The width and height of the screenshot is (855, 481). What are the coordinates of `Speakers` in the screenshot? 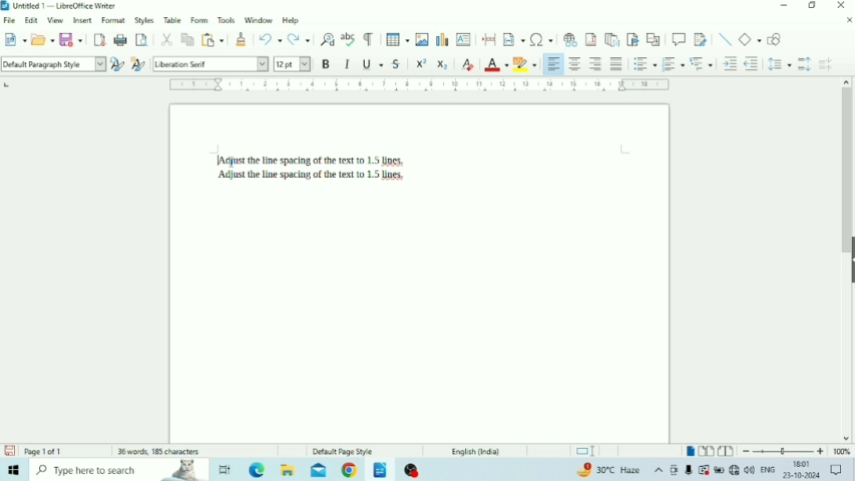 It's located at (749, 470).